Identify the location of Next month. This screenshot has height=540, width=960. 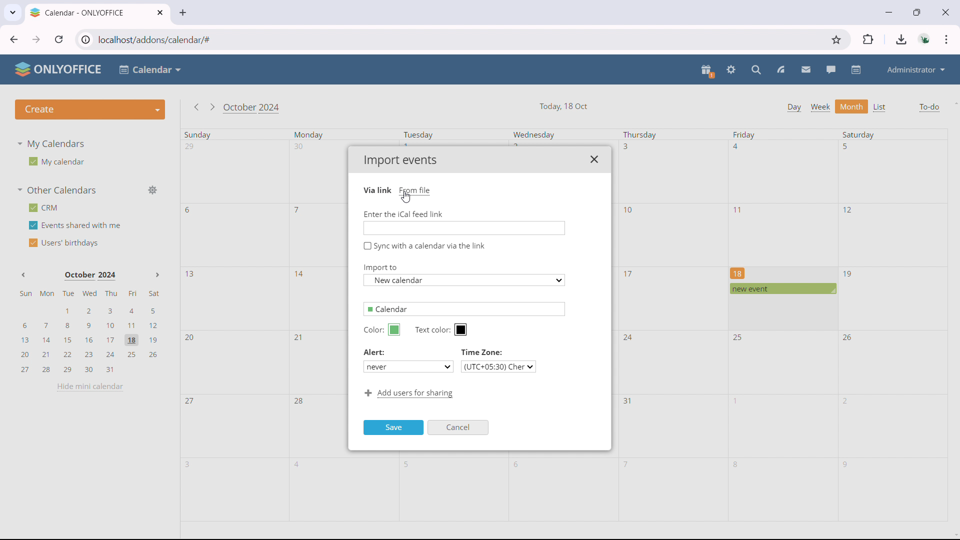
(157, 275).